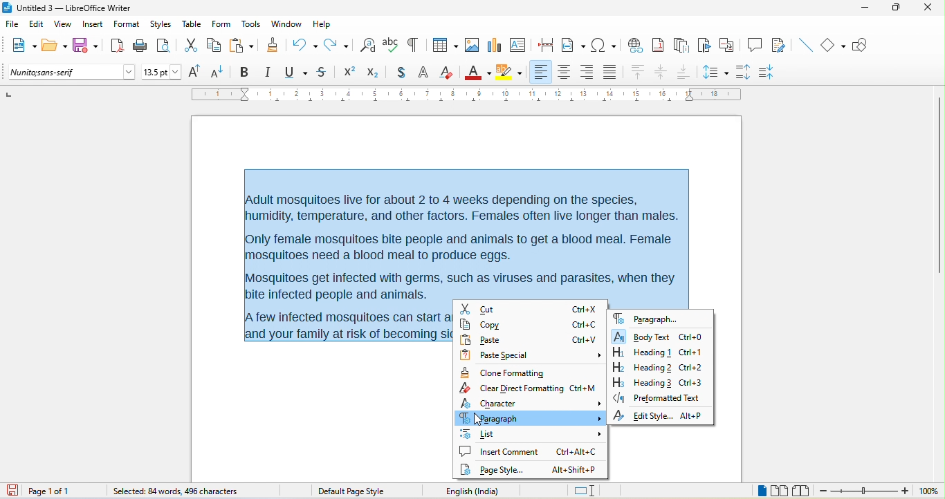  What do you see at coordinates (540, 71) in the screenshot?
I see `align left` at bounding box center [540, 71].